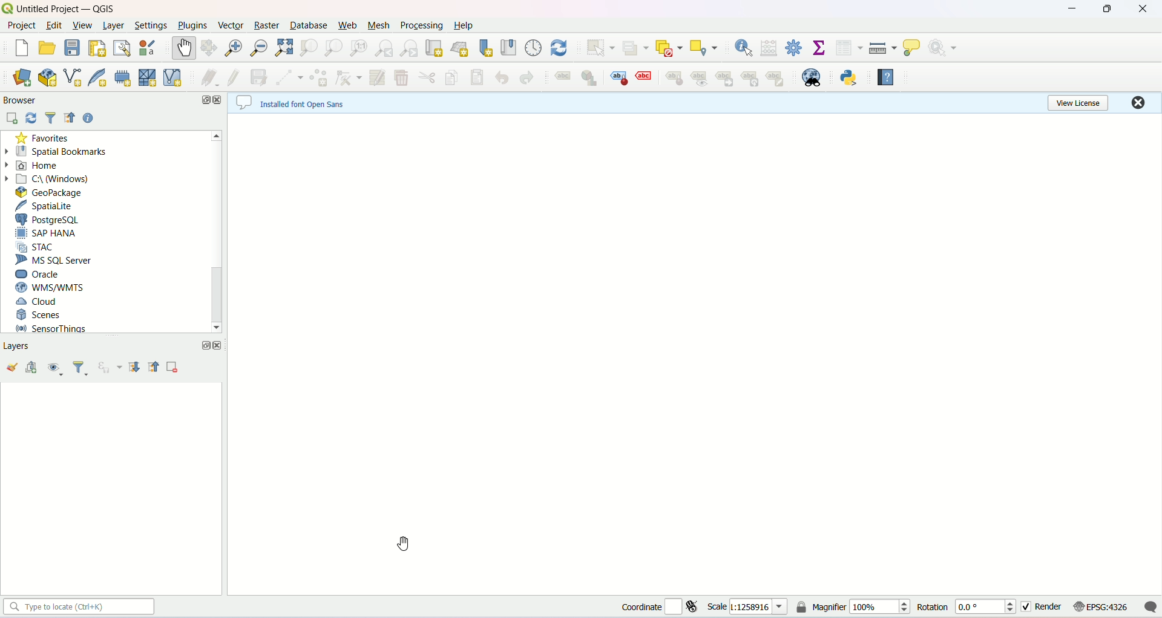 The height and width of the screenshot is (618, 1162). Describe the element at coordinates (79, 609) in the screenshot. I see `type to locate` at that location.